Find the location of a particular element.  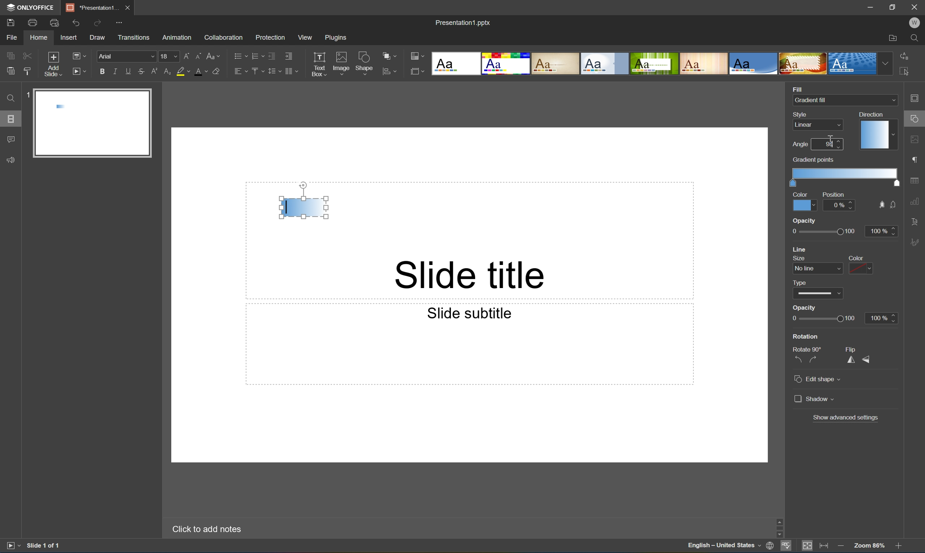

Highlight is located at coordinates (184, 72).